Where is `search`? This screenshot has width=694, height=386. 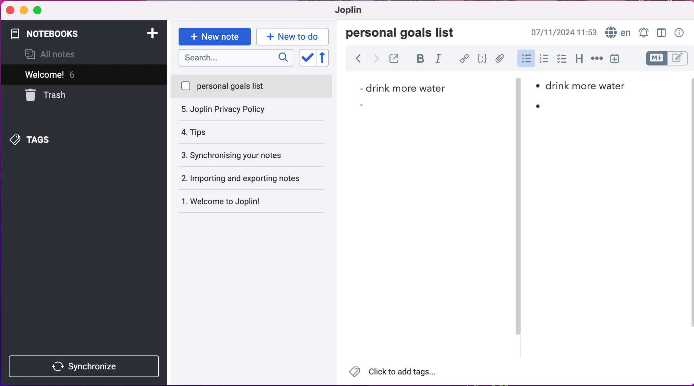 search is located at coordinates (235, 59).